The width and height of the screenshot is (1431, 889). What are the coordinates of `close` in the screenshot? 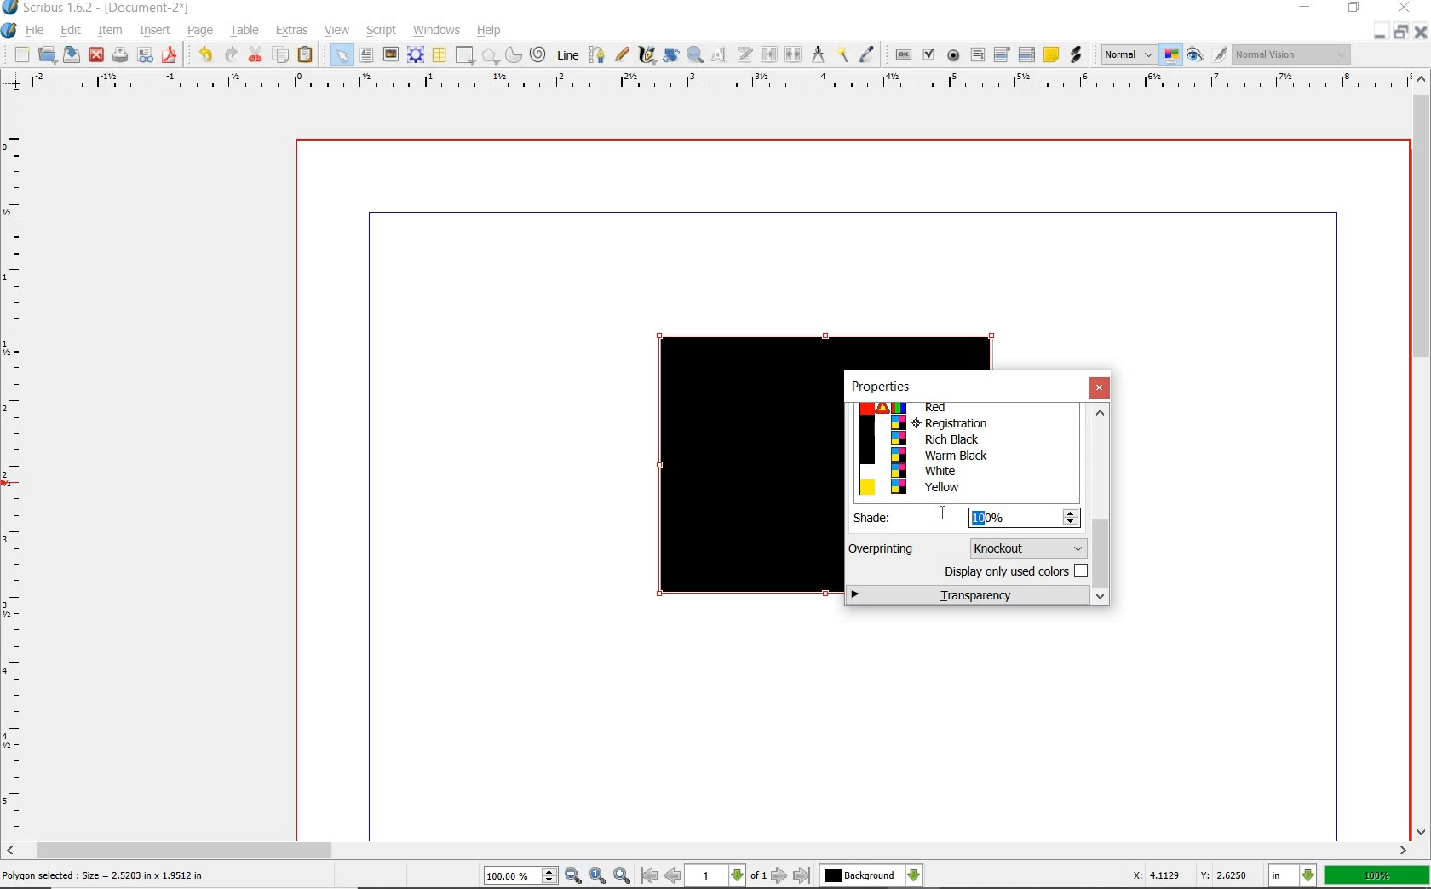 It's located at (95, 56).